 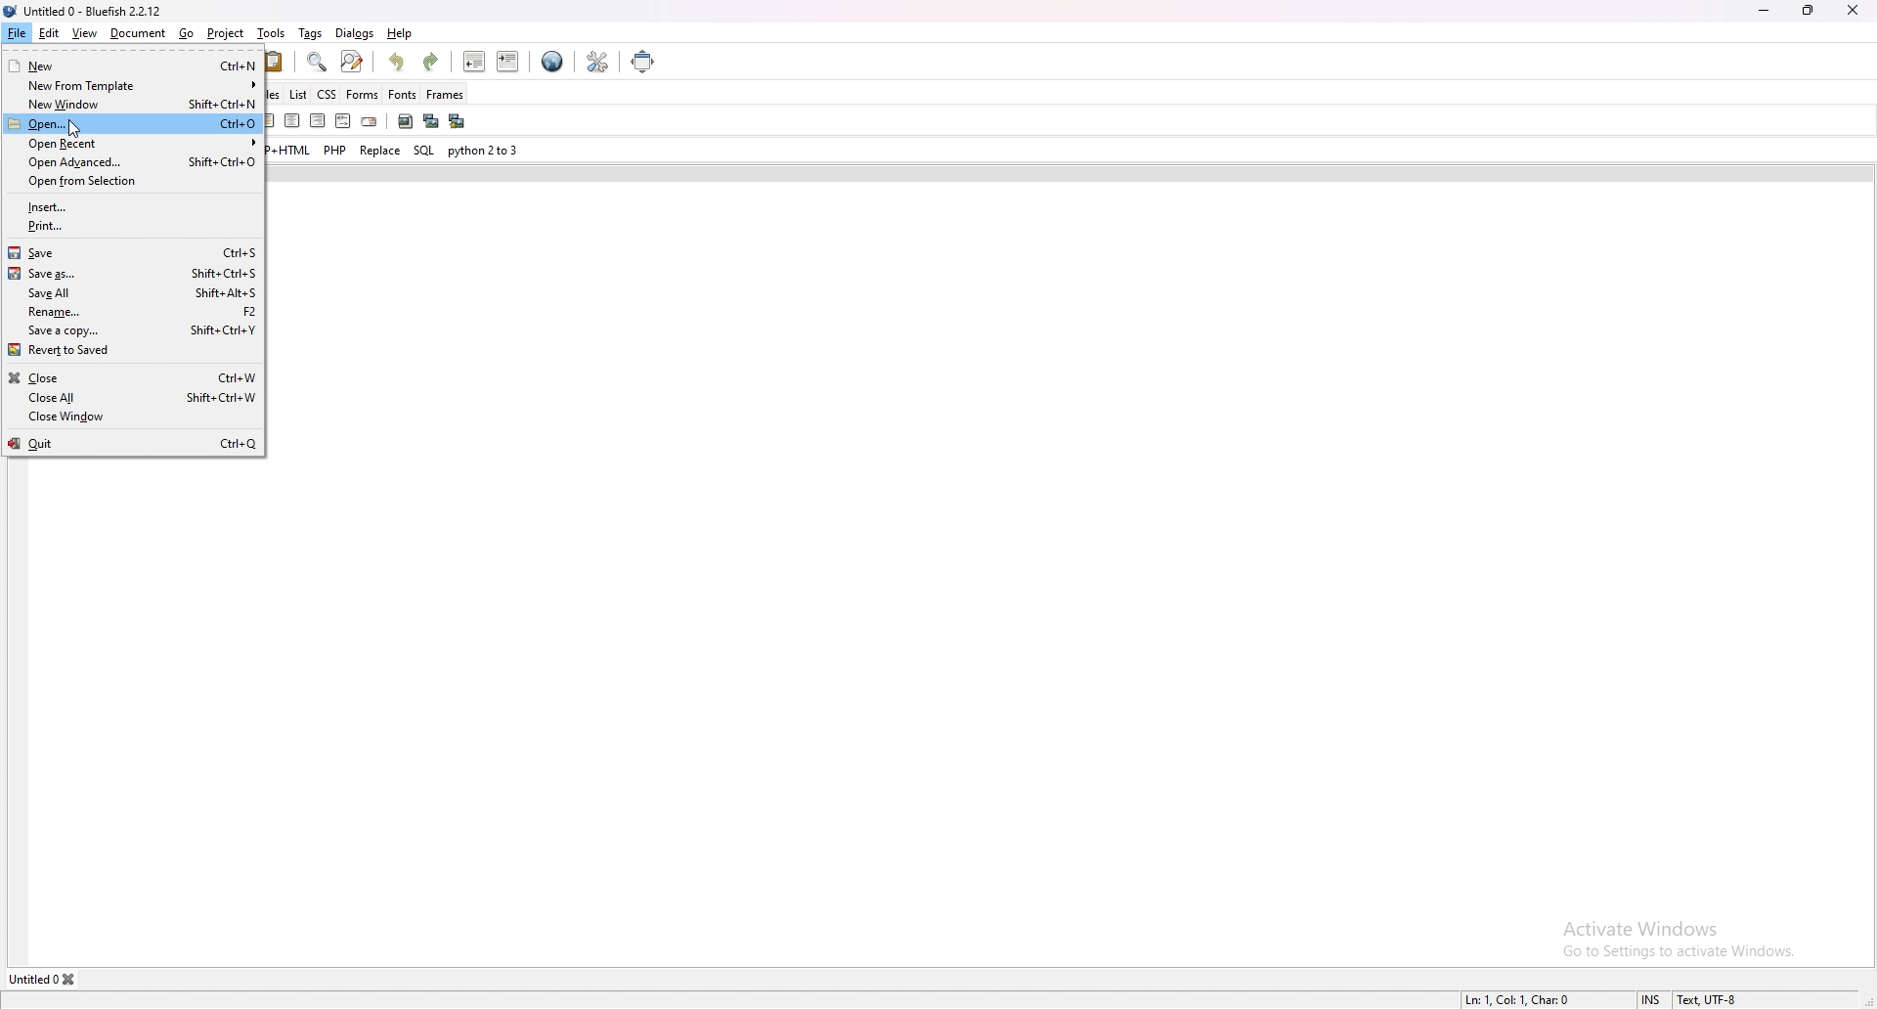 What do you see at coordinates (225, 275) in the screenshot?
I see `Shift+Ctrl+S` at bounding box center [225, 275].